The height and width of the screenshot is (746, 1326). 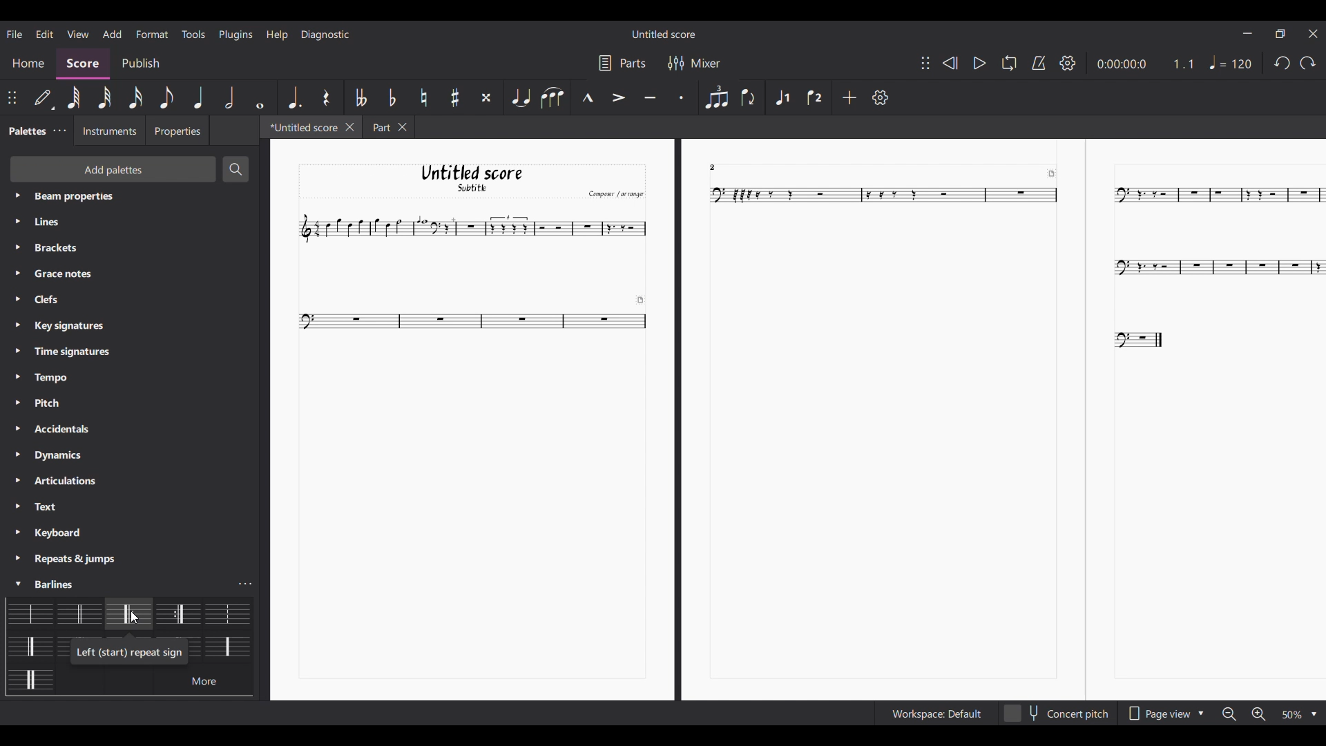 I want to click on Palette settings, so click(x=59, y=353).